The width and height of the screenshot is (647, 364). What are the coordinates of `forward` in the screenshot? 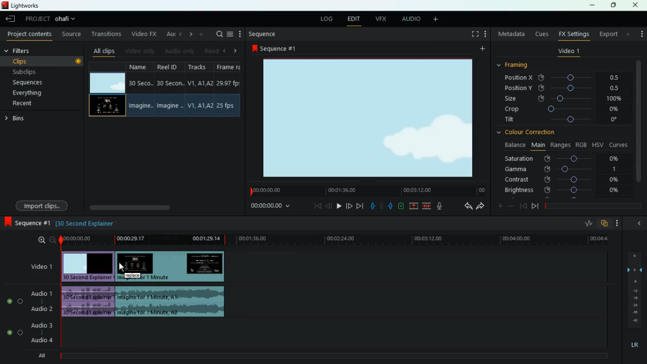 It's located at (480, 207).